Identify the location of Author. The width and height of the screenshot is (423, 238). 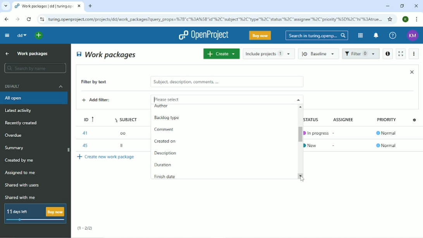
(161, 107).